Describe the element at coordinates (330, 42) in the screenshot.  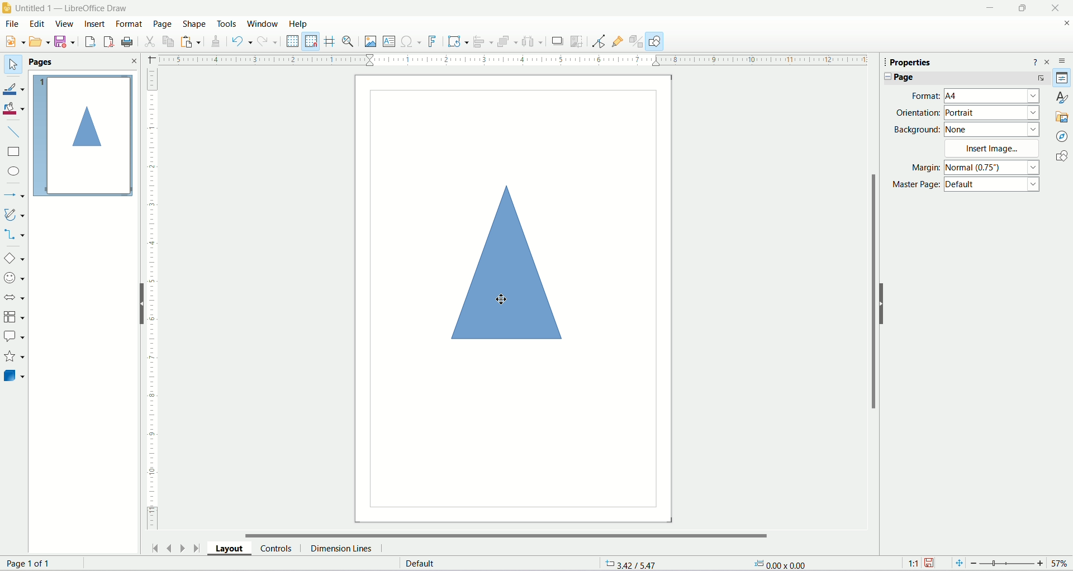
I see `Helpines while moving` at that location.